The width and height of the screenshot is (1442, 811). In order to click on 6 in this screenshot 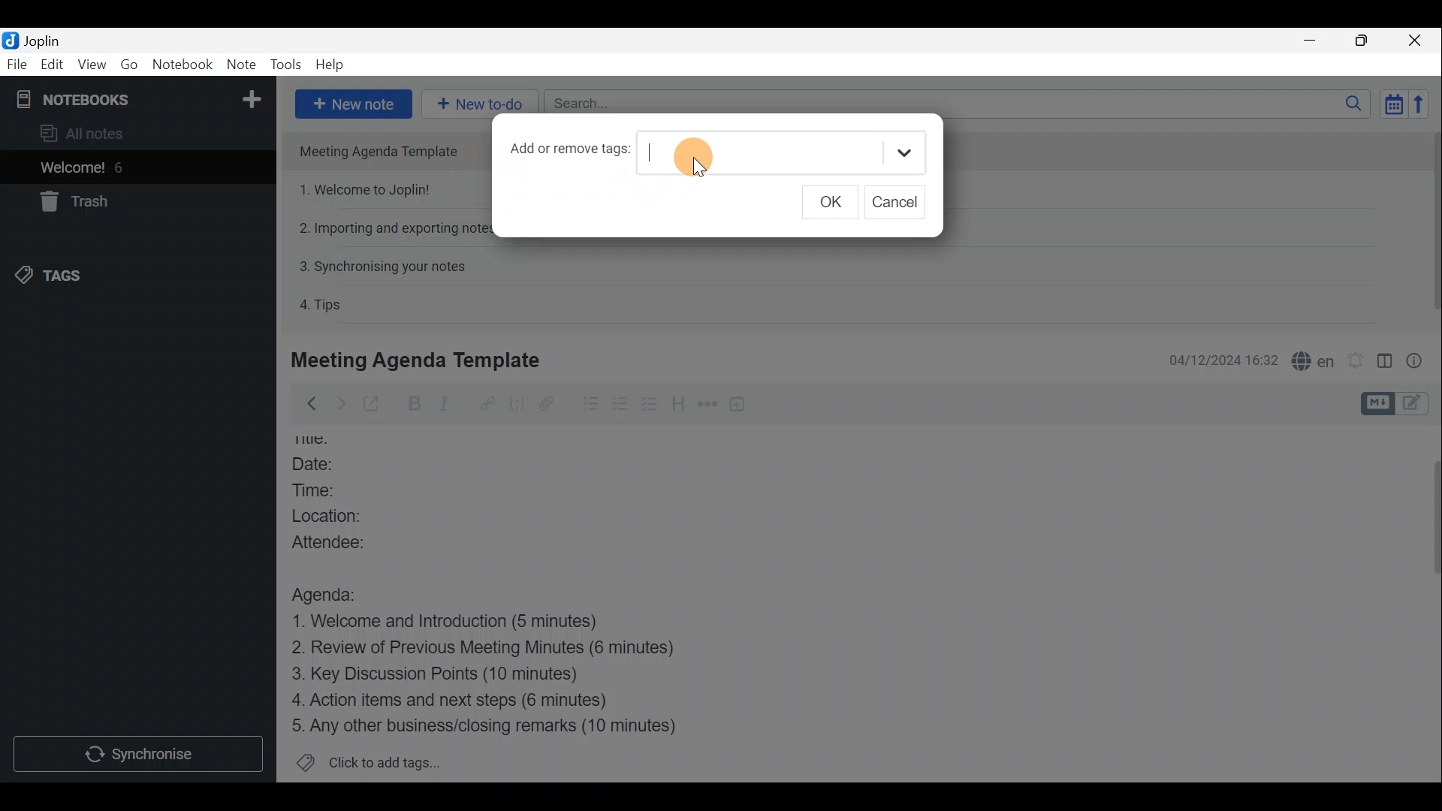, I will do `click(123, 167)`.